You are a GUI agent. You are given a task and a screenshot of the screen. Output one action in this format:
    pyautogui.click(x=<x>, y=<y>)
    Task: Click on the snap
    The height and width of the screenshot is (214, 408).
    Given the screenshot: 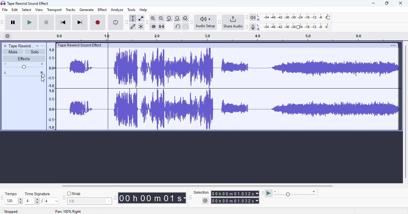 What is the action you would take?
    pyautogui.click(x=74, y=193)
    